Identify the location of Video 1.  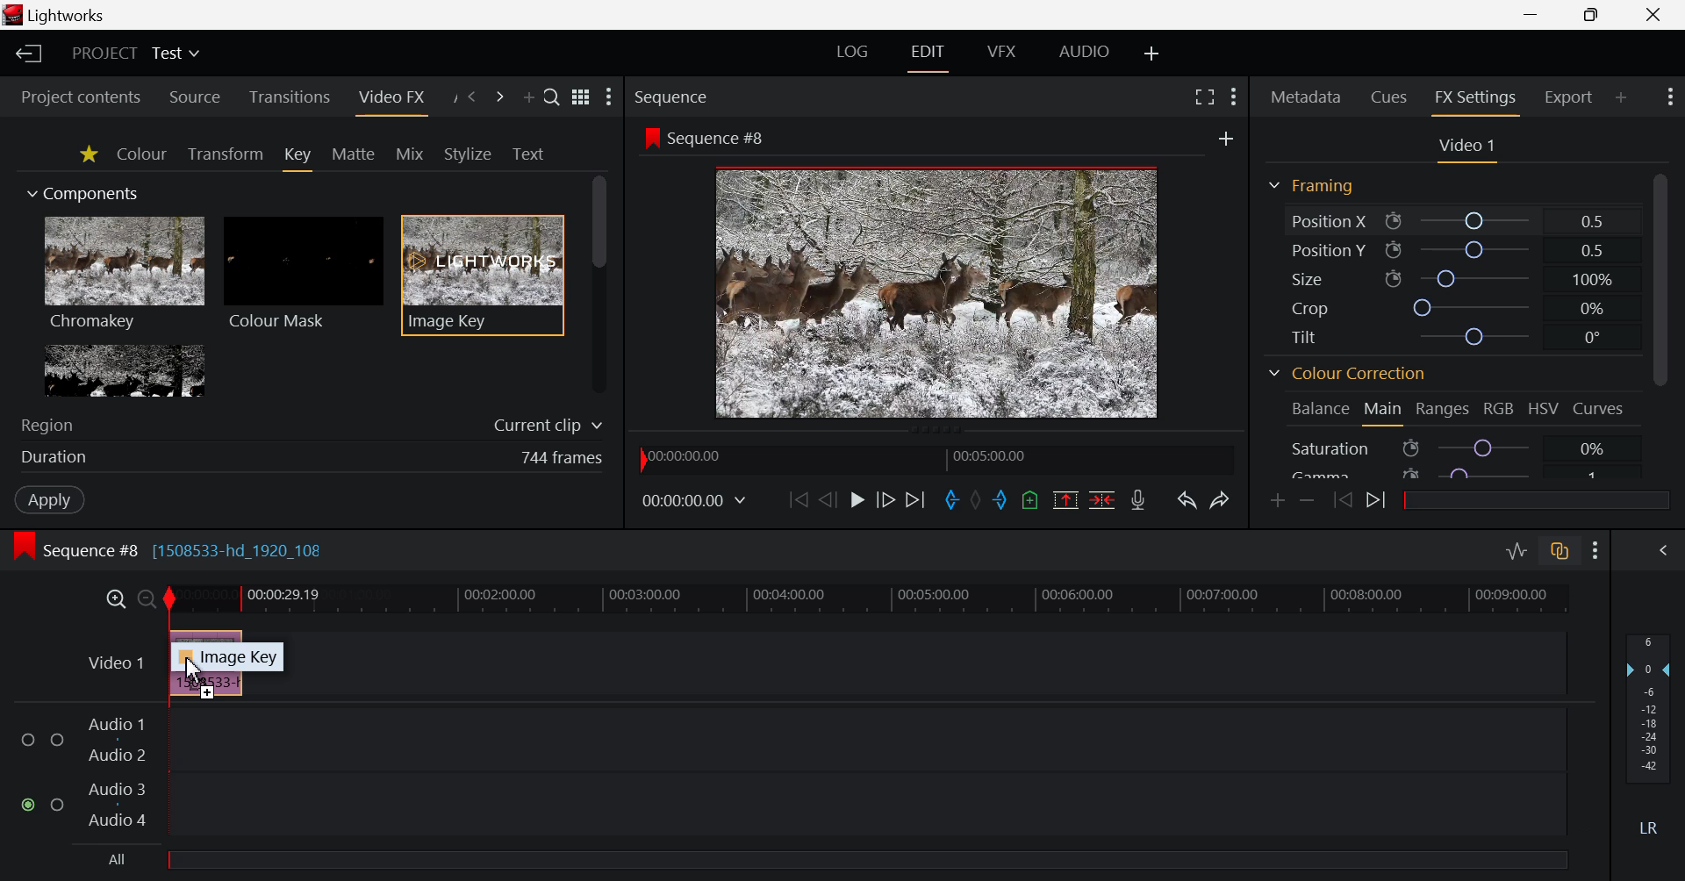
(110, 663).